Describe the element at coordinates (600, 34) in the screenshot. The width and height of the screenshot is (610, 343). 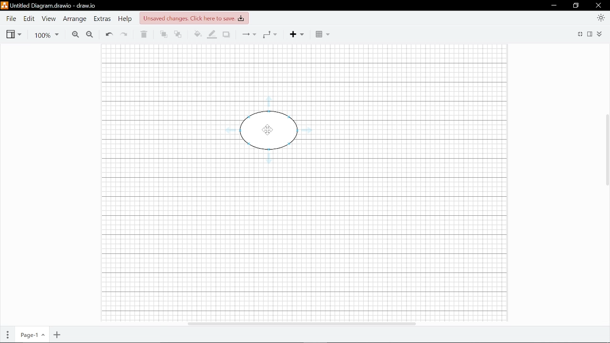
I see `Expand/collapse` at that location.